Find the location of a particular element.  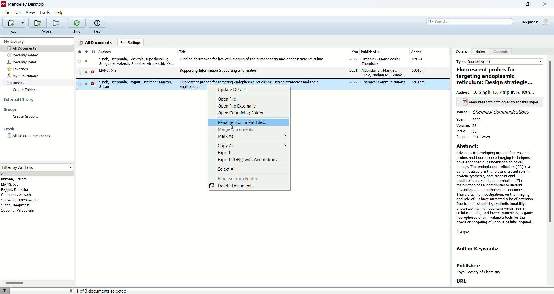

mendeley desktop is located at coordinates (26, 4).